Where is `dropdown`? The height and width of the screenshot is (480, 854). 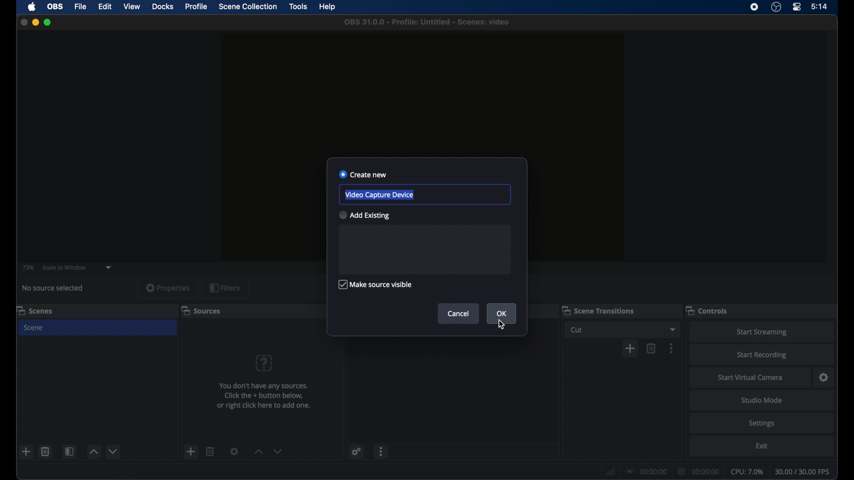 dropdown is located at coordinates (673, 330).